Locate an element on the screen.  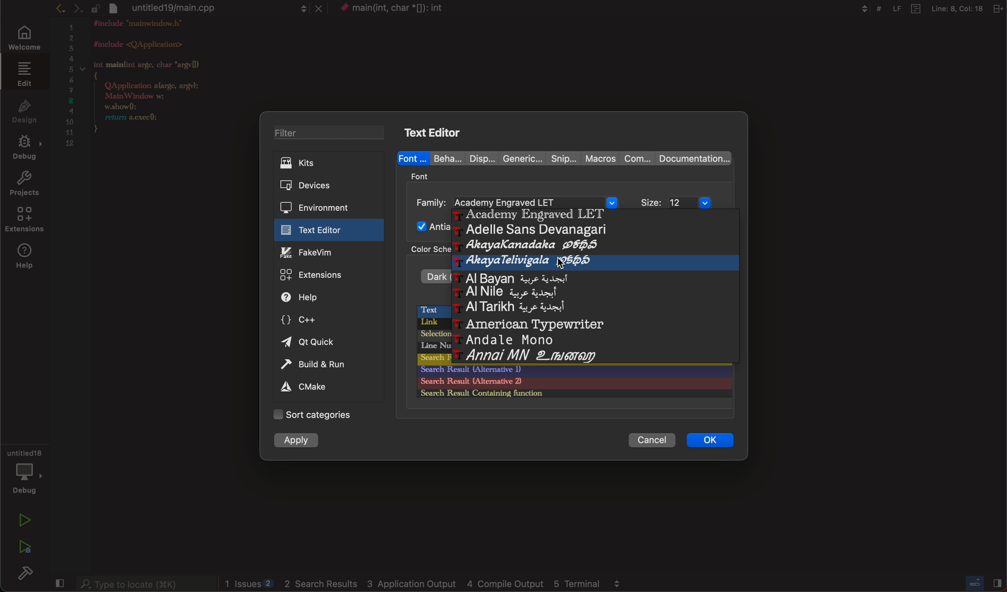
file tab is located at coordinates (218, 9).